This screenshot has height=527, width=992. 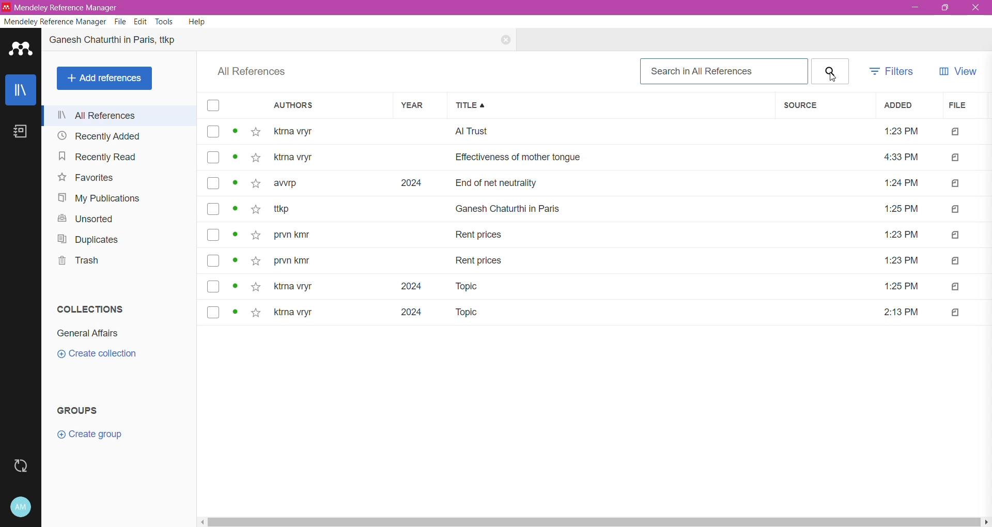 I want to click on select reference , so click(x=213, y=208).